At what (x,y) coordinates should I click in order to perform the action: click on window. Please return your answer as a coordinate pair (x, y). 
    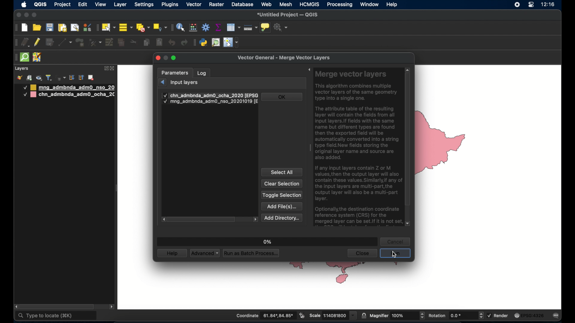
    Looking at the image, I should click on (369, 4).